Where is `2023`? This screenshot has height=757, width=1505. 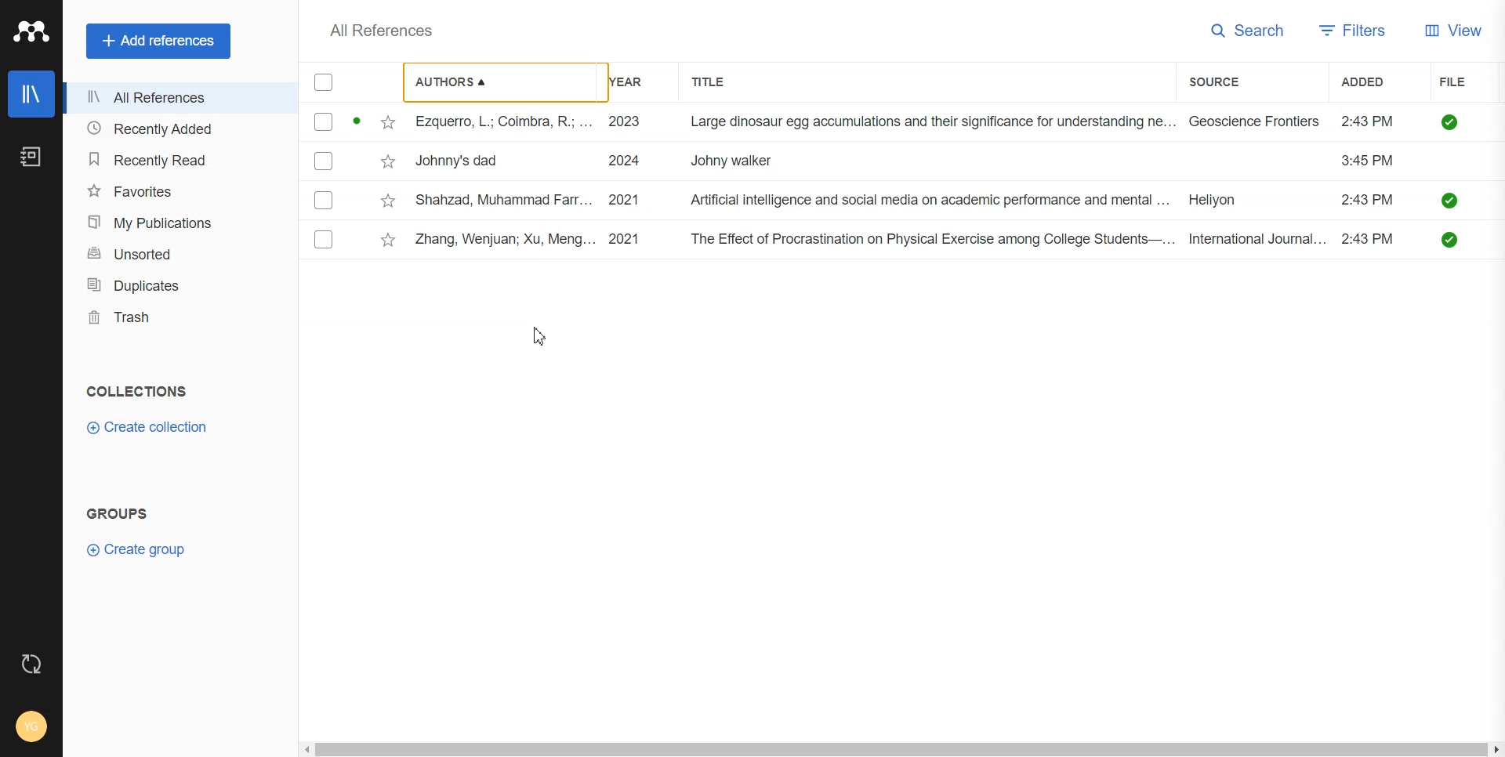
2023 is located at coordinates (622, 121).